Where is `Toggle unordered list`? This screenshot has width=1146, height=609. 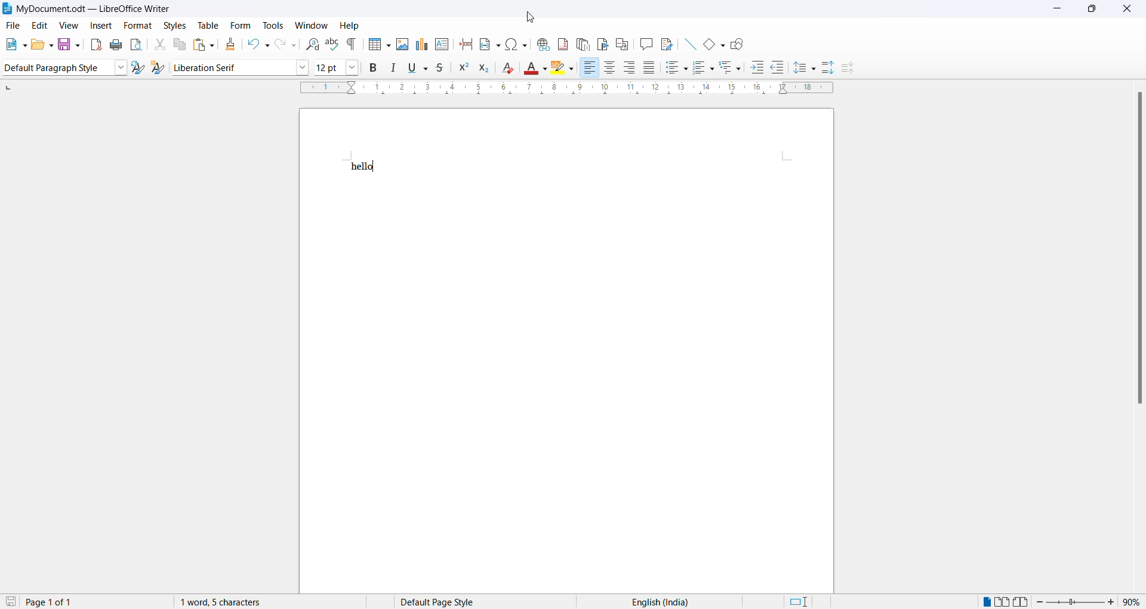
Toggle unordered list is located at coordinates (674, 68).